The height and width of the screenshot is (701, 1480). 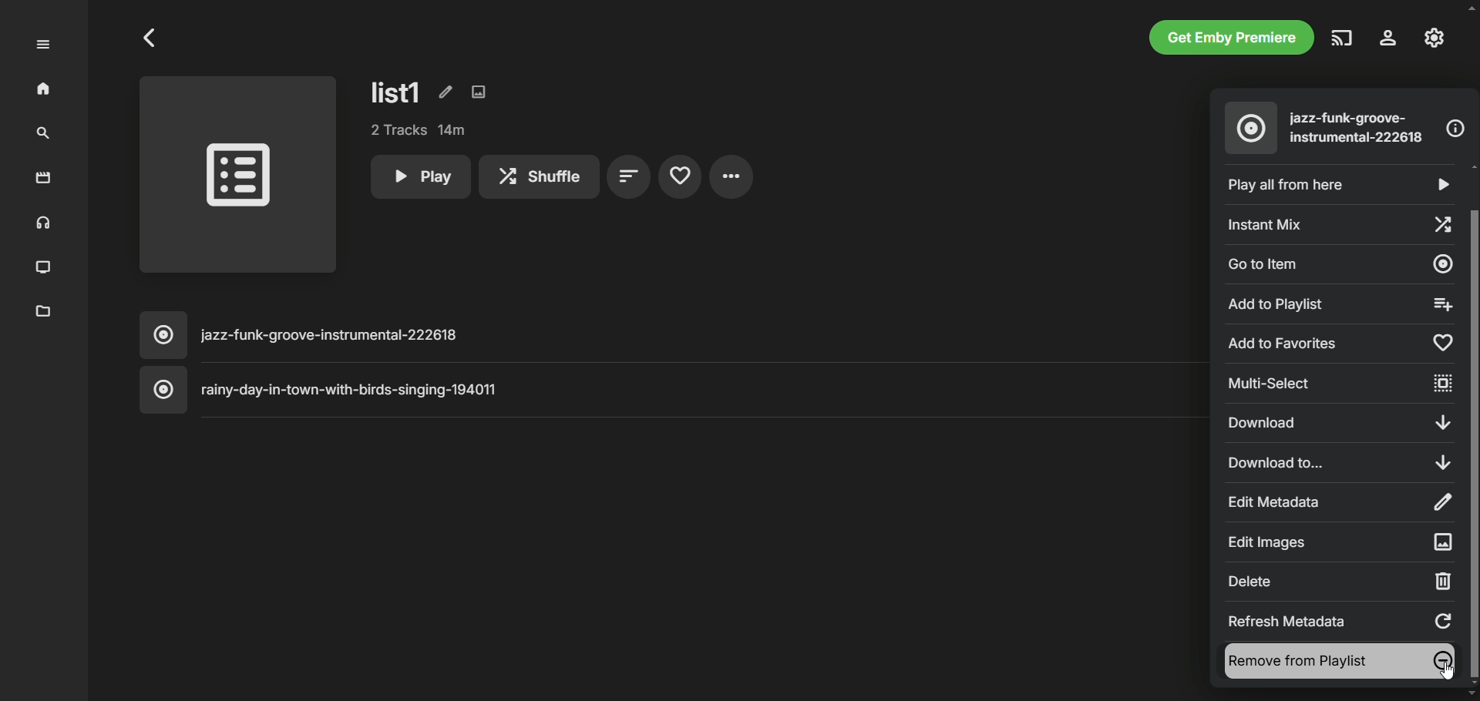 I want to click on go to item, so click(x=1340, y=263).